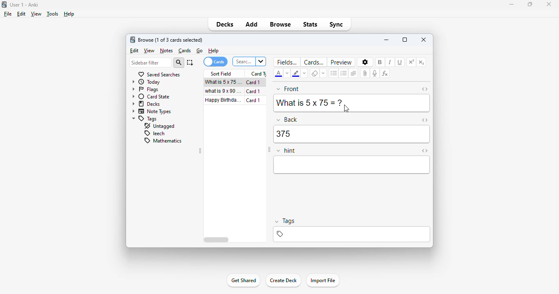 The image size is (559, 294). Describe the element at coordinates (375, 73) in the screenshot. I see `record audio` at that location.